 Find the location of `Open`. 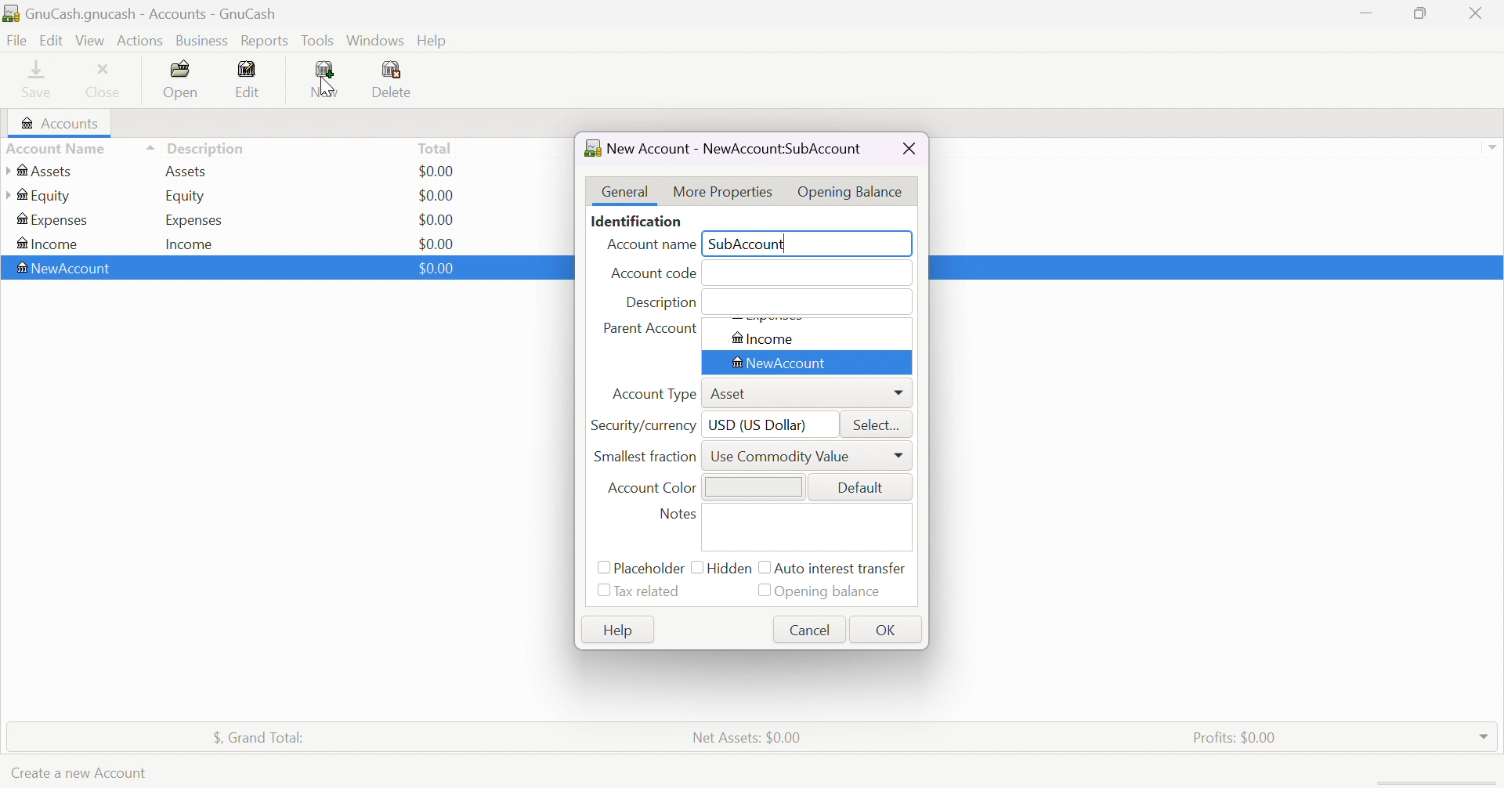

Open is located at coordinates (184, 81).